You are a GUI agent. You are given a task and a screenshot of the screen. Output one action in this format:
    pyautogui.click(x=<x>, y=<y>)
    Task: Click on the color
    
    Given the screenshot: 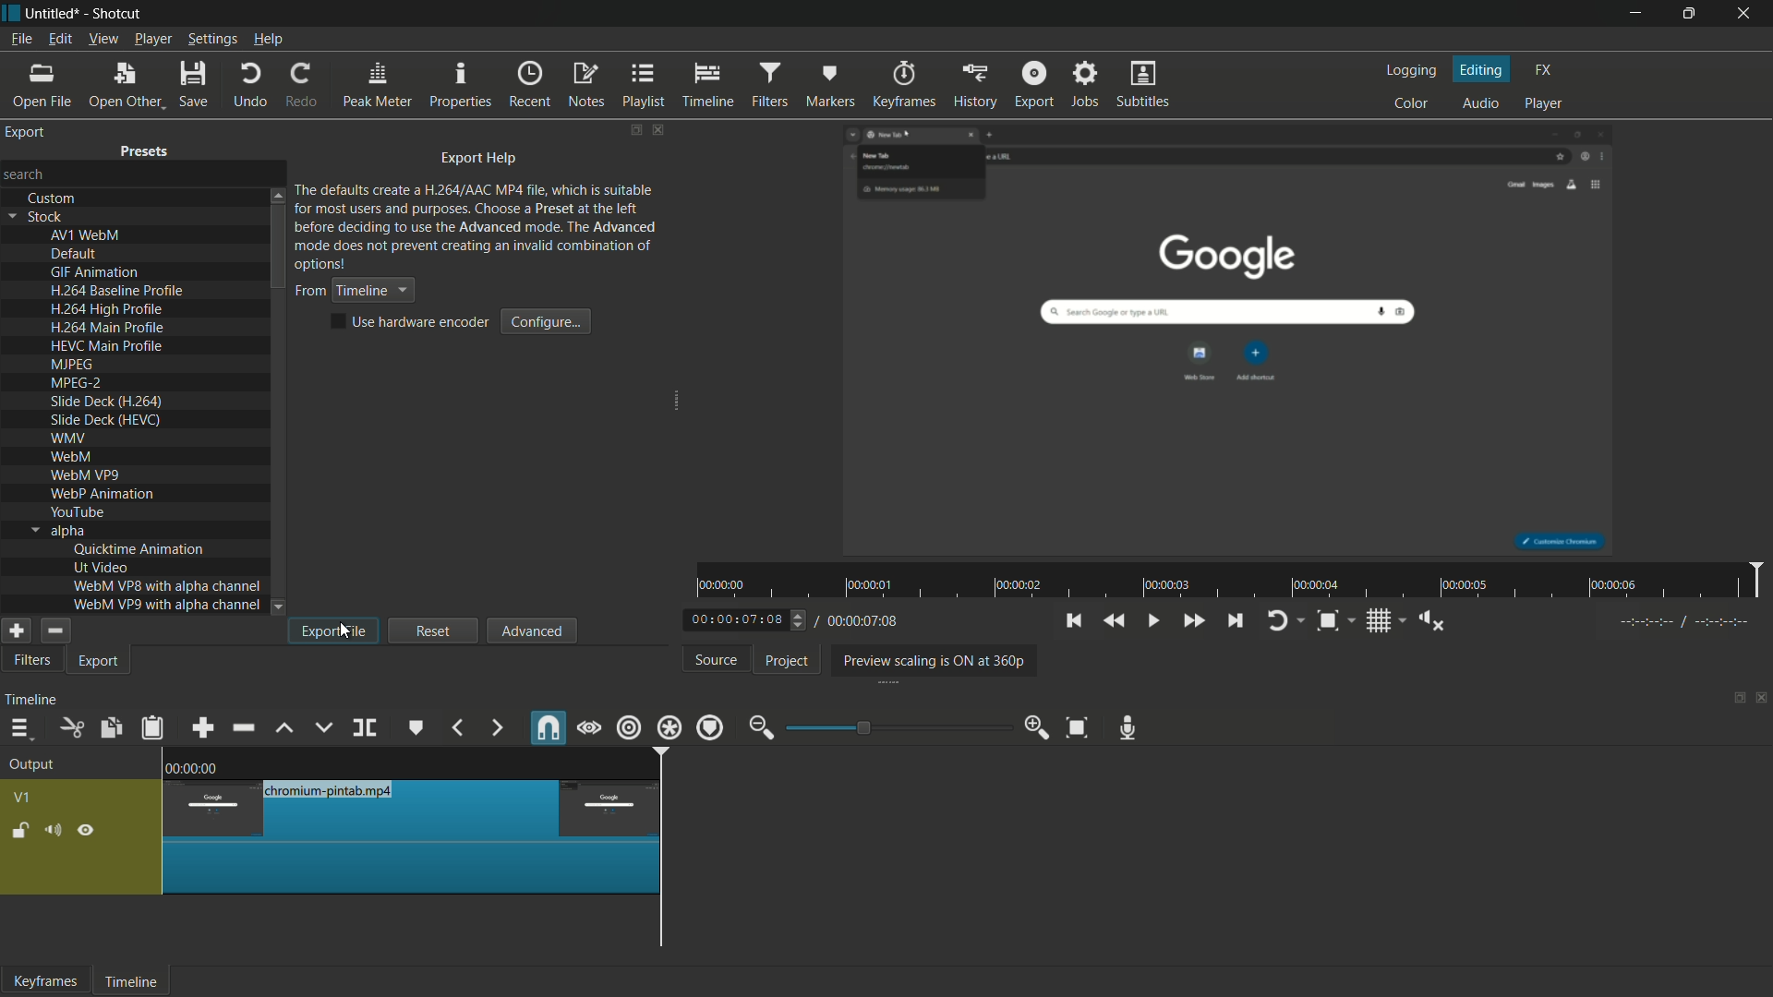 What is the action you would take?
    pyautogui.click(x=1414, y=102)
    